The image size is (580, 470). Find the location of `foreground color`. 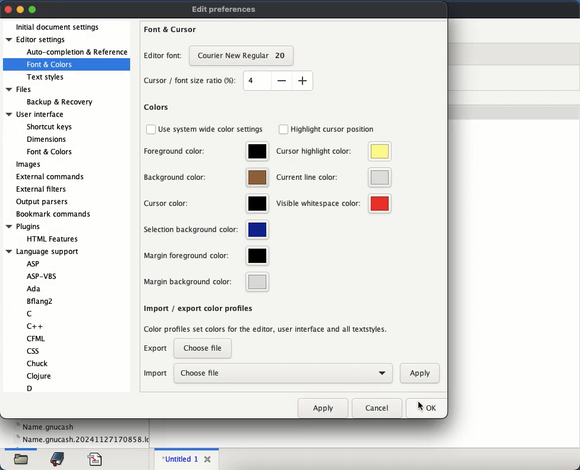

foreground color is located at coordinates (207, 153).